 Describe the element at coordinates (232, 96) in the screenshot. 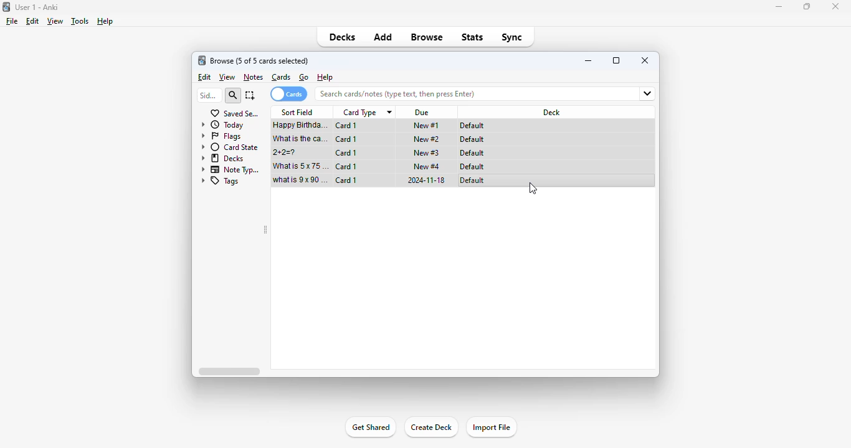

I see `search` at that location.